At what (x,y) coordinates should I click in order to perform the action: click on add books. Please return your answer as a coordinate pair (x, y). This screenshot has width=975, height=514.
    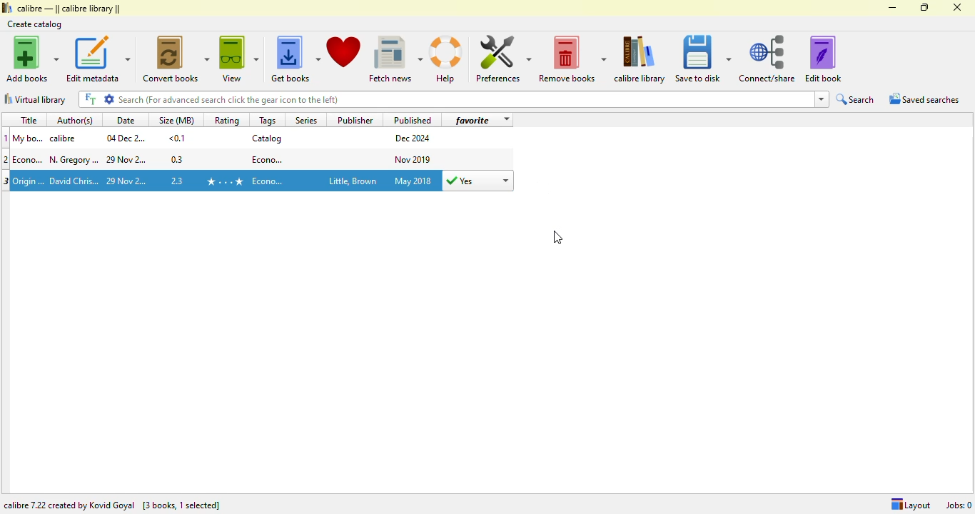
    Looking at the image, I should click on (33, 59).